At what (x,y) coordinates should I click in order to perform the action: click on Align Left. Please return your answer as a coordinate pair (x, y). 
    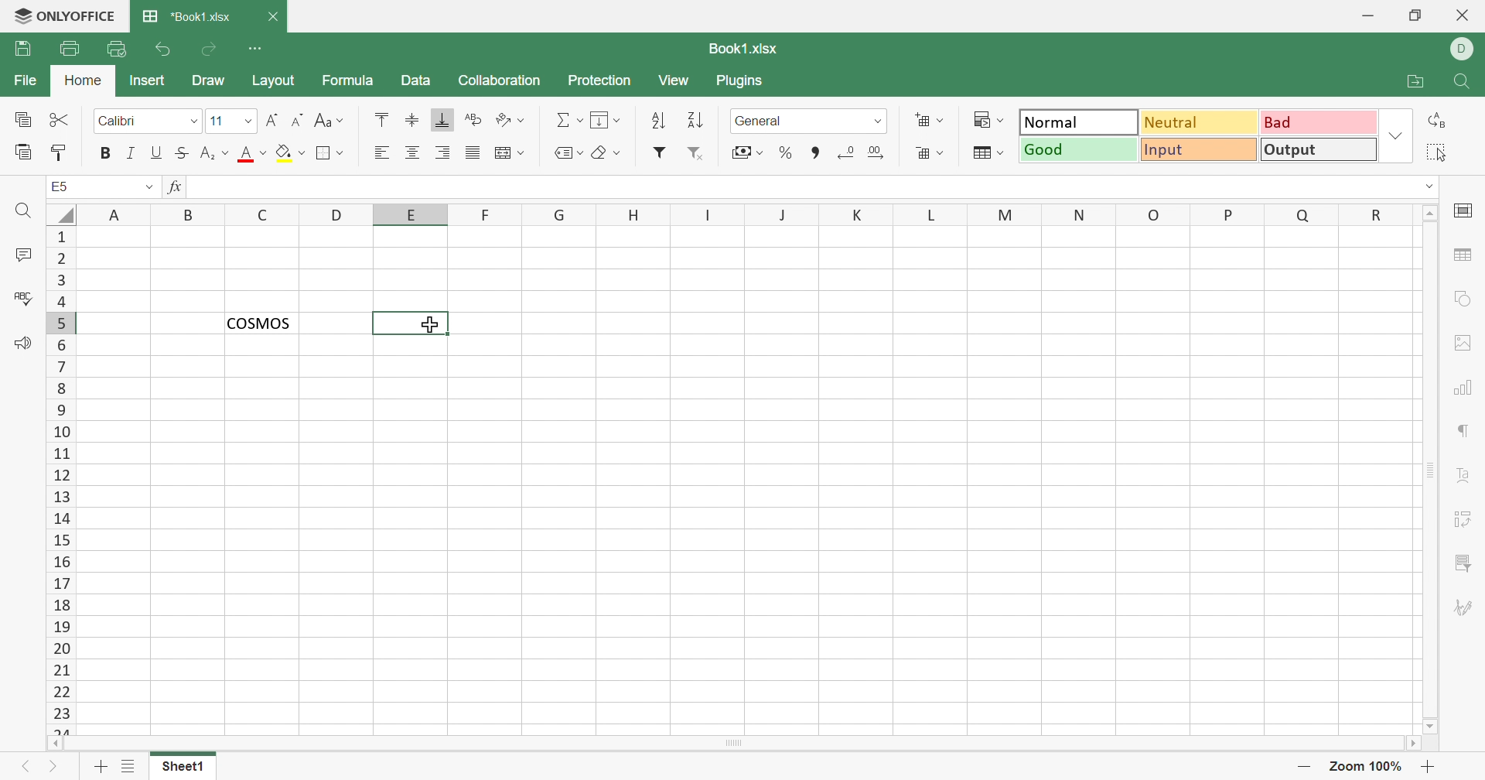
    Looking at the image, I should click on (386, 152).